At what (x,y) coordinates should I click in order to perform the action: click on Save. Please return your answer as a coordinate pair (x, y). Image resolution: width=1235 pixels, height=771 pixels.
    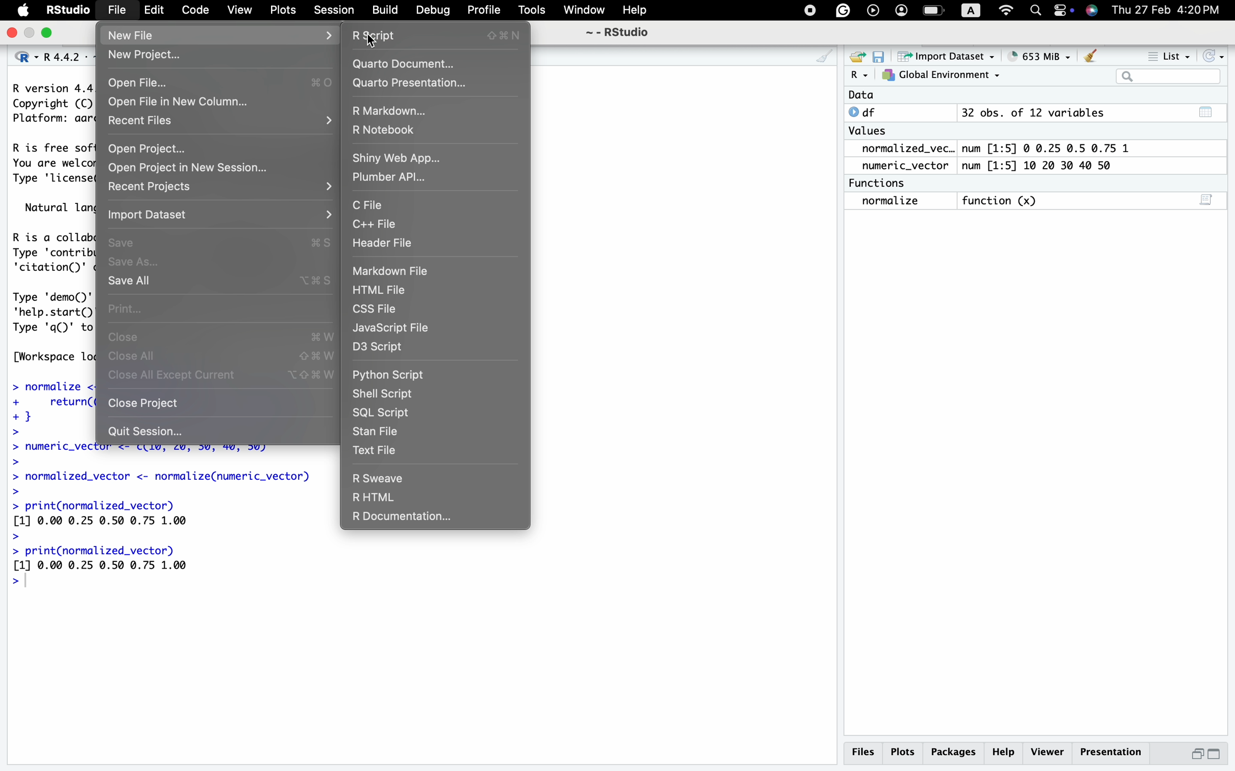
    Looking at the image, I should click on (126, 244).